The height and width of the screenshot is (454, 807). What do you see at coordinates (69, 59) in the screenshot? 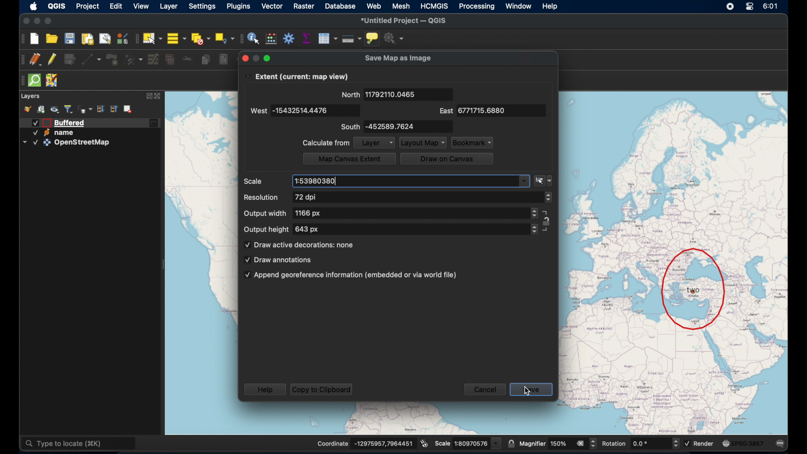
I see `save edits` at bounding box center [69, 59].